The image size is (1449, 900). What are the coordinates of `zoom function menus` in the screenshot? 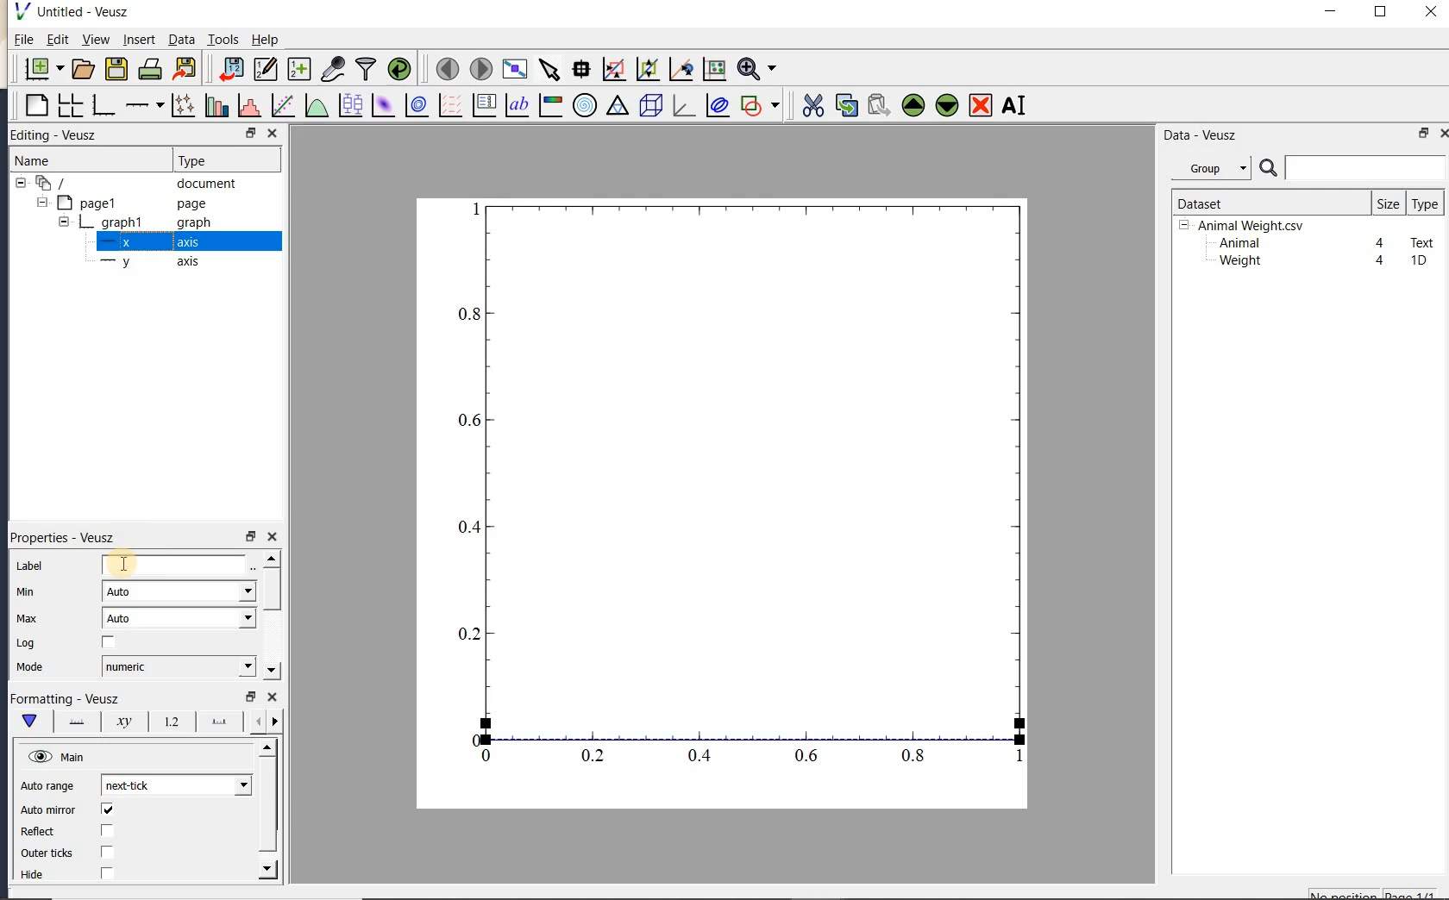 It's located at (756, 69).